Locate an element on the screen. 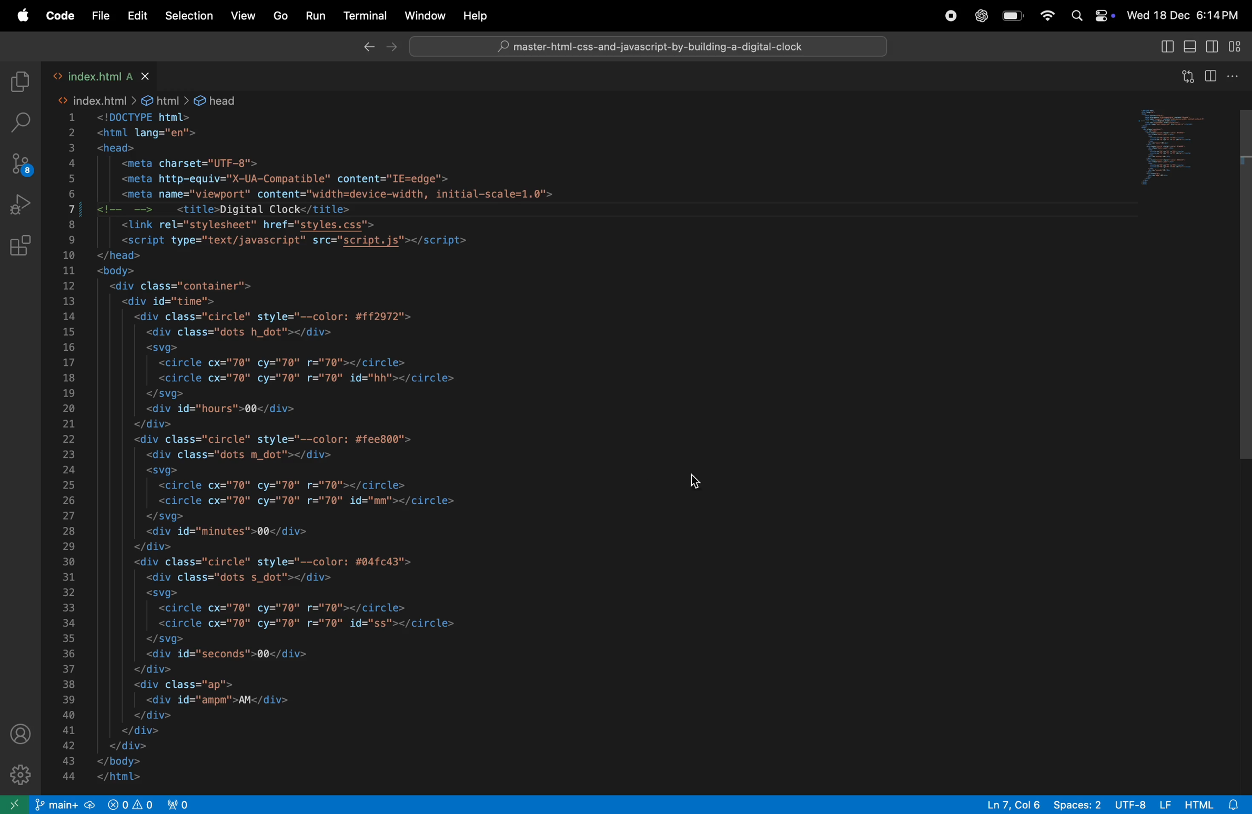  run is located at coordinates (315, 16).